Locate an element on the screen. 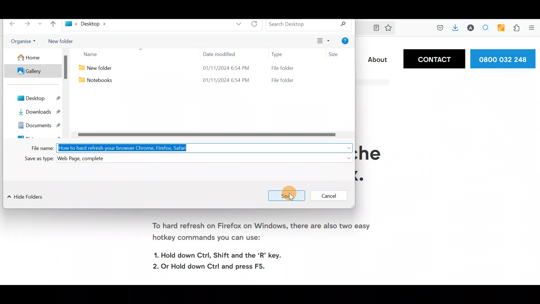  New folder is located at coordinates (64, 42).